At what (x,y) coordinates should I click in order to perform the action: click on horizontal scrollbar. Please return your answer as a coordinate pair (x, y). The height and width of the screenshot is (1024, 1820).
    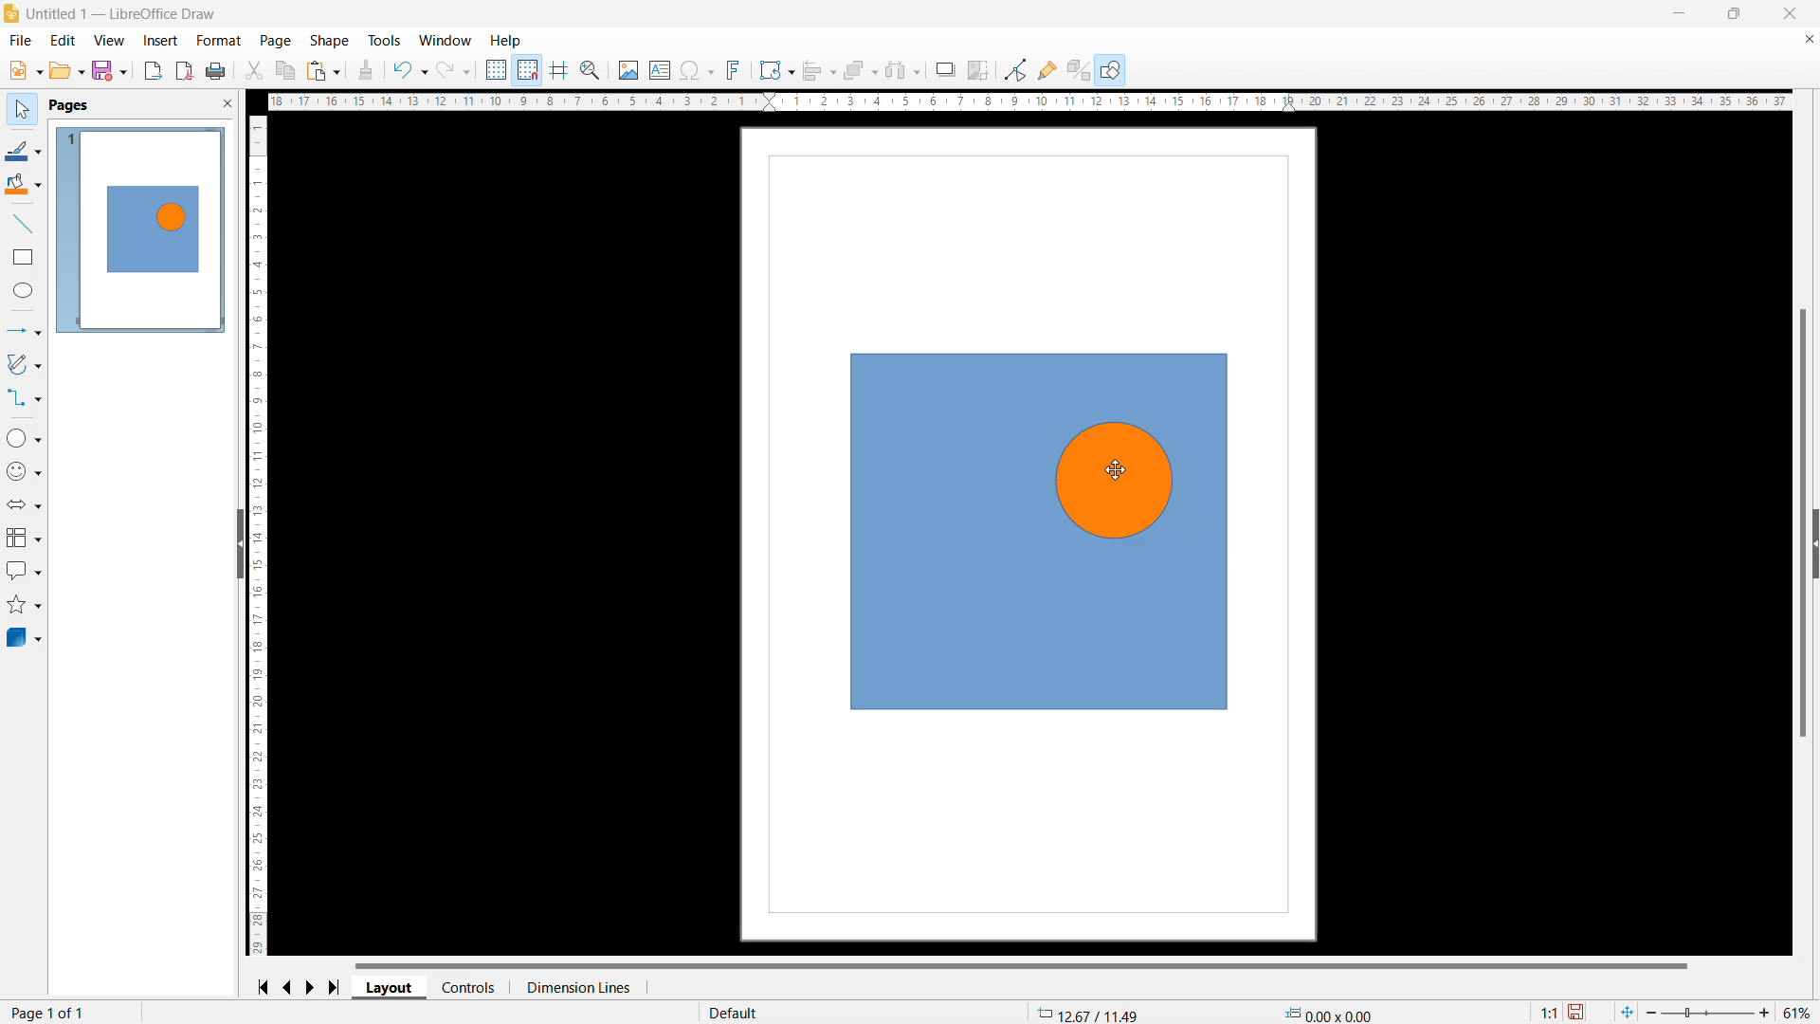
    Looking at the image, I should click on (1021, 964).